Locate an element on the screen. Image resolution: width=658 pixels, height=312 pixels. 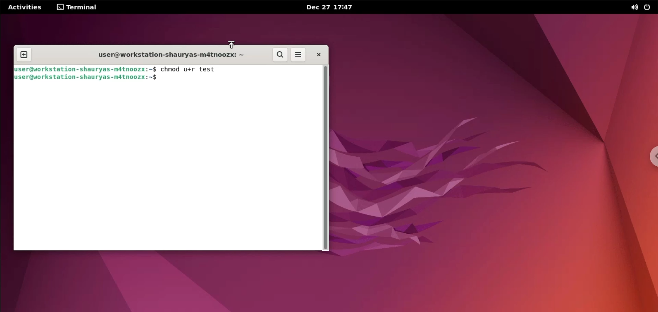
Activities is located at coordinates (24, 7).